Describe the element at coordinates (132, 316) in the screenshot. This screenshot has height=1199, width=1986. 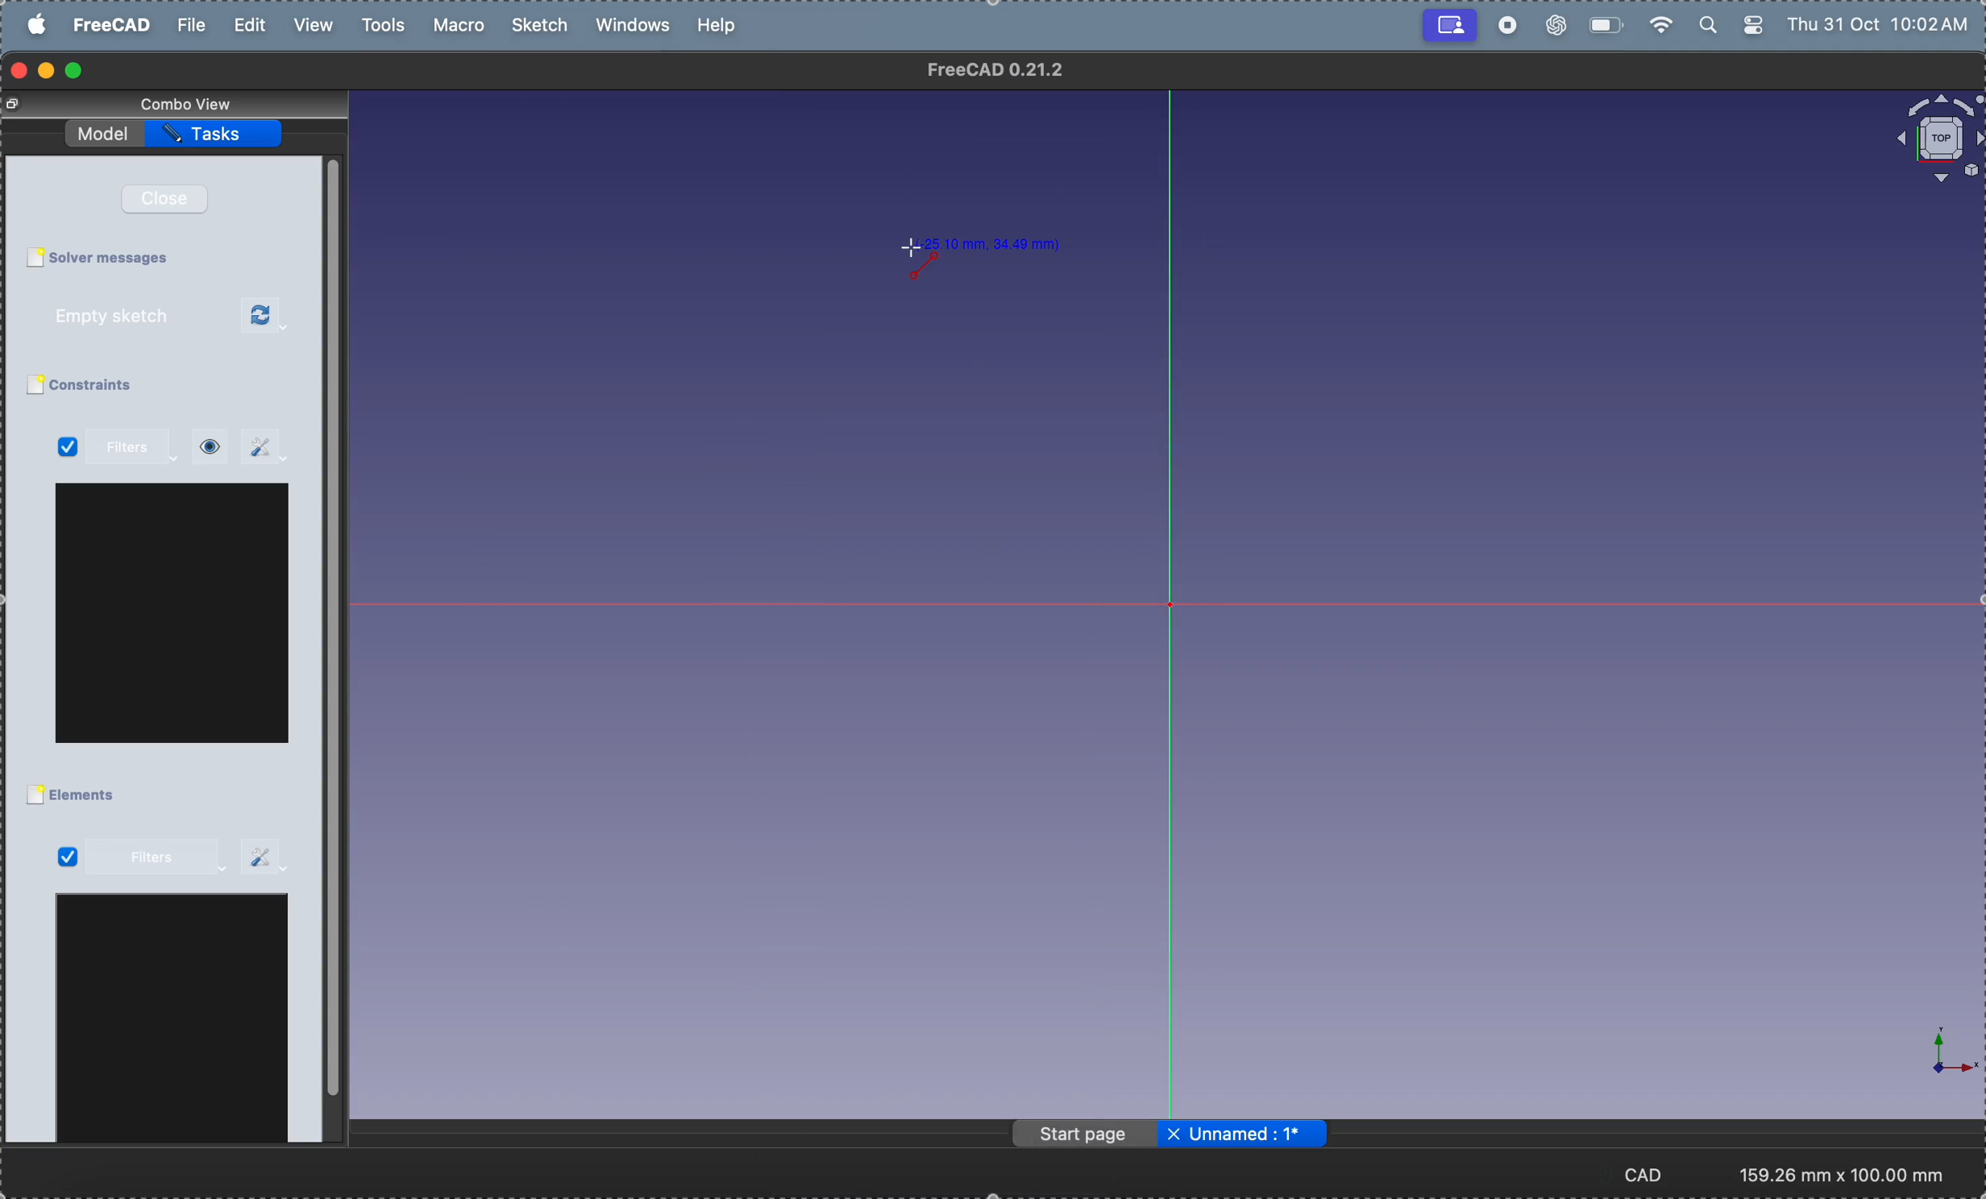
I see `empty sketch` at that location.